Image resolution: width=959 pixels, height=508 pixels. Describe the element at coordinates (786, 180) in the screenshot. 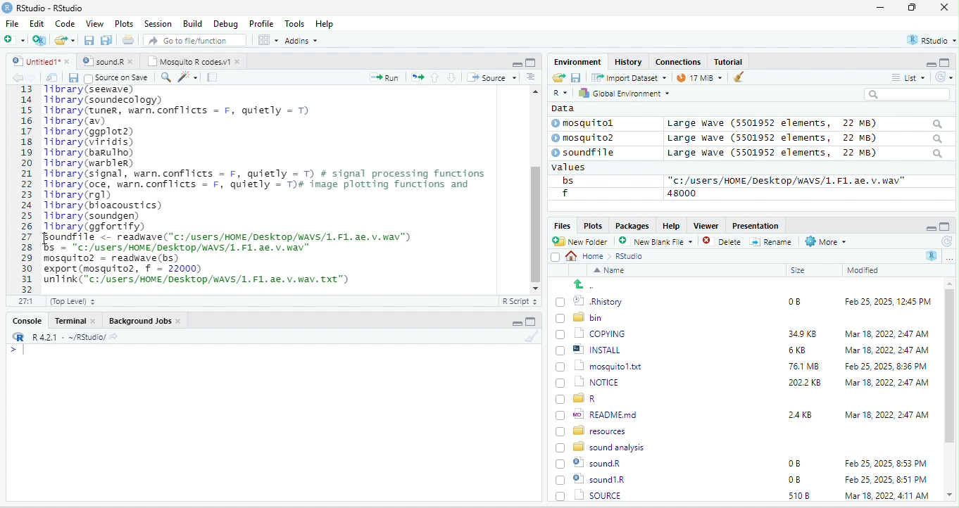

I see `“c:/users/HOME /Desktop/WAVS/1.F1. ae. v.wav"` at that location.